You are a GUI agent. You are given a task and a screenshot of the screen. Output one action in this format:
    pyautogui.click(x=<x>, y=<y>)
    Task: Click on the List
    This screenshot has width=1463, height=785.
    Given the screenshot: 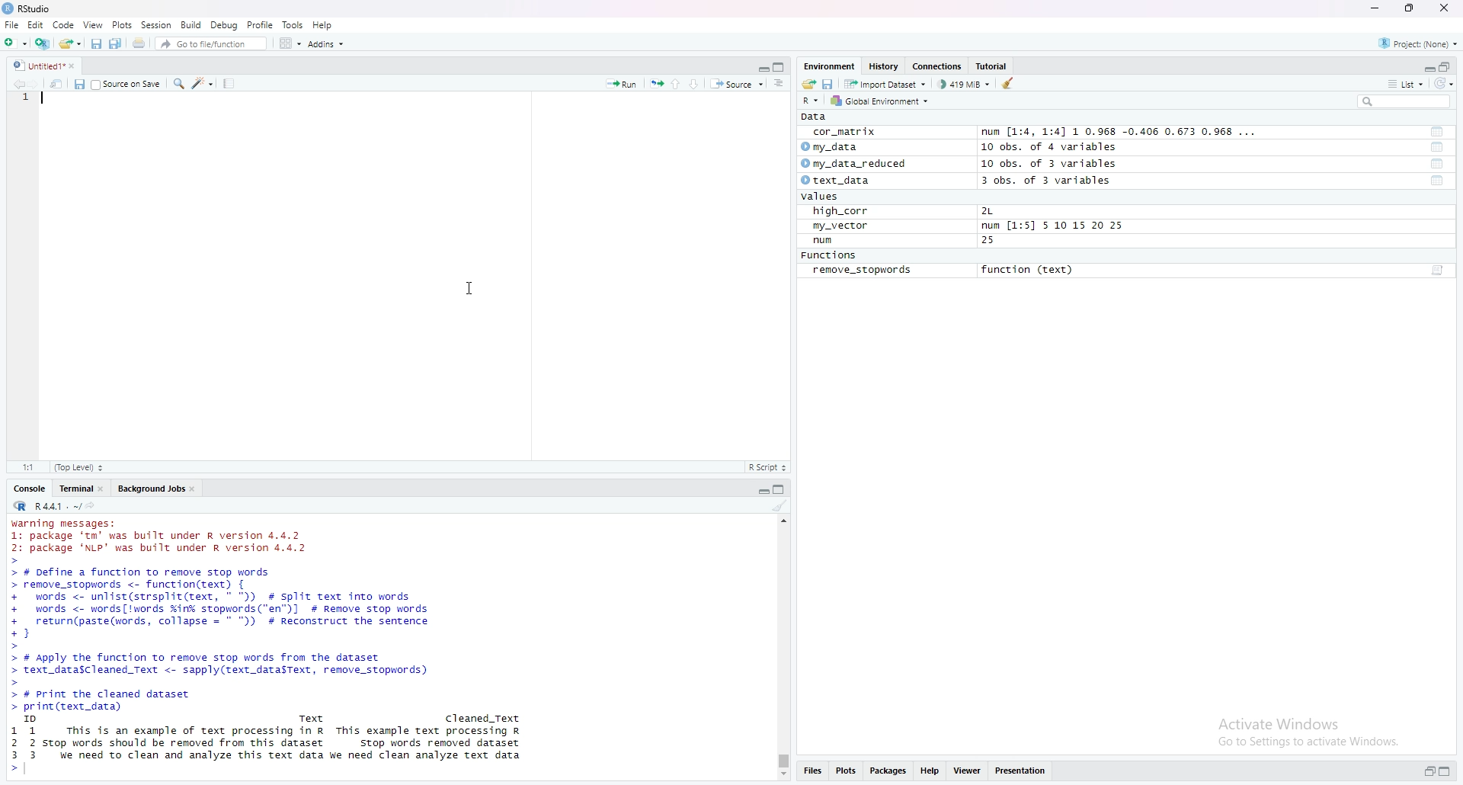 What is the action you would take?
    pyautogui.click(x=1406, y=85)
    